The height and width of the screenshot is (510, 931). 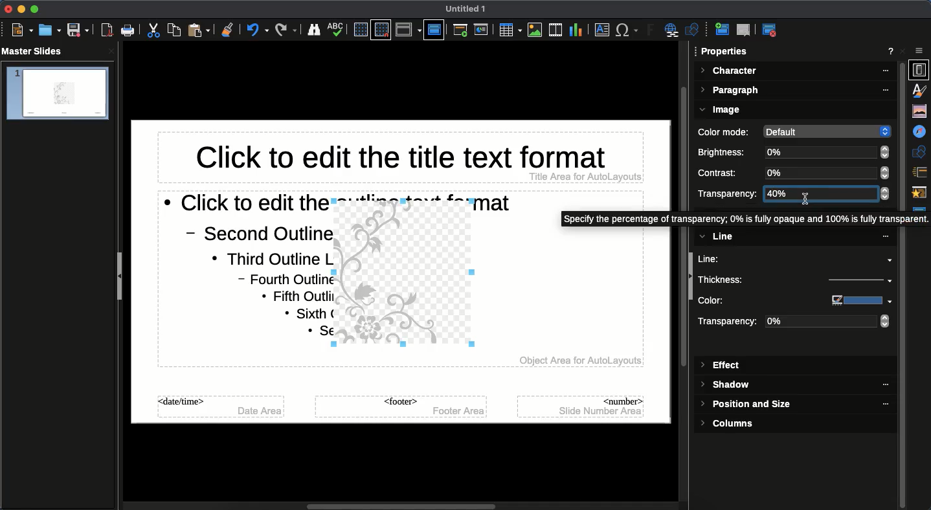 I want to click on Copy, so click(x=174, y=30).